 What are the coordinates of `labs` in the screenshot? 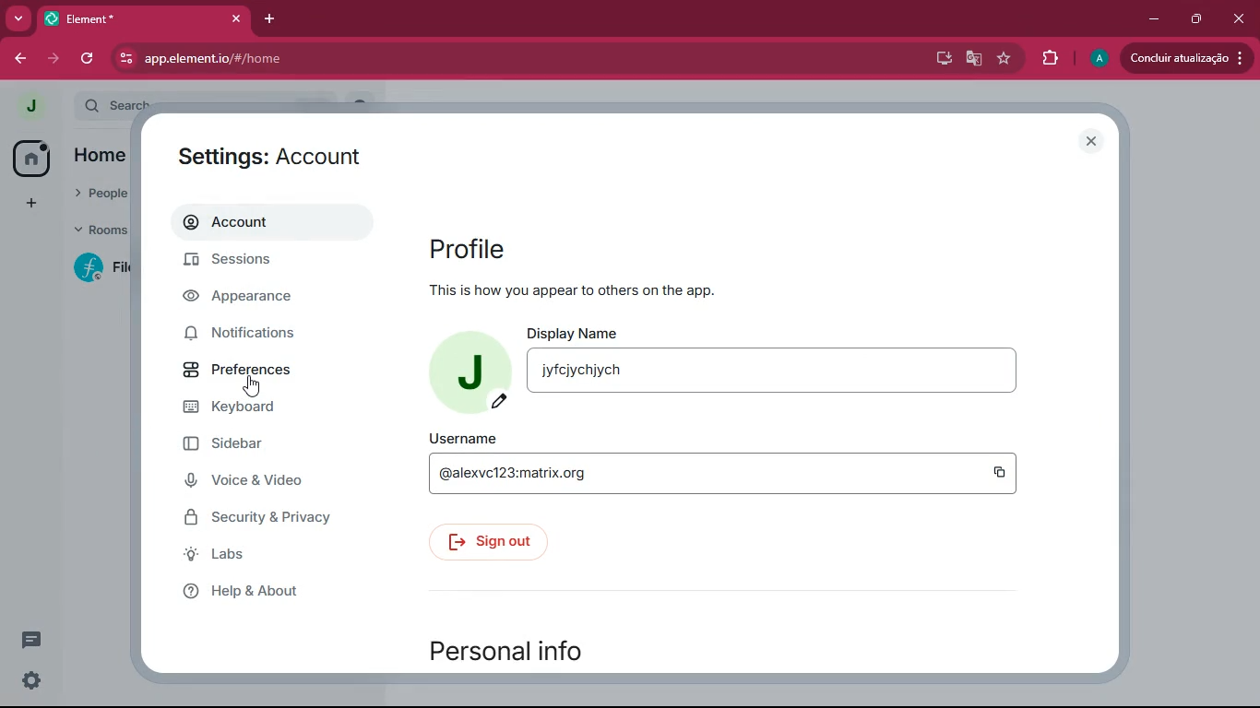 It's located at (255, 555).